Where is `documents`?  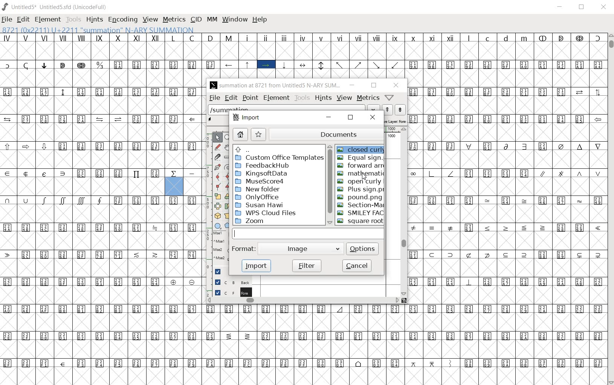 documents is located at coordinates (327, 134).